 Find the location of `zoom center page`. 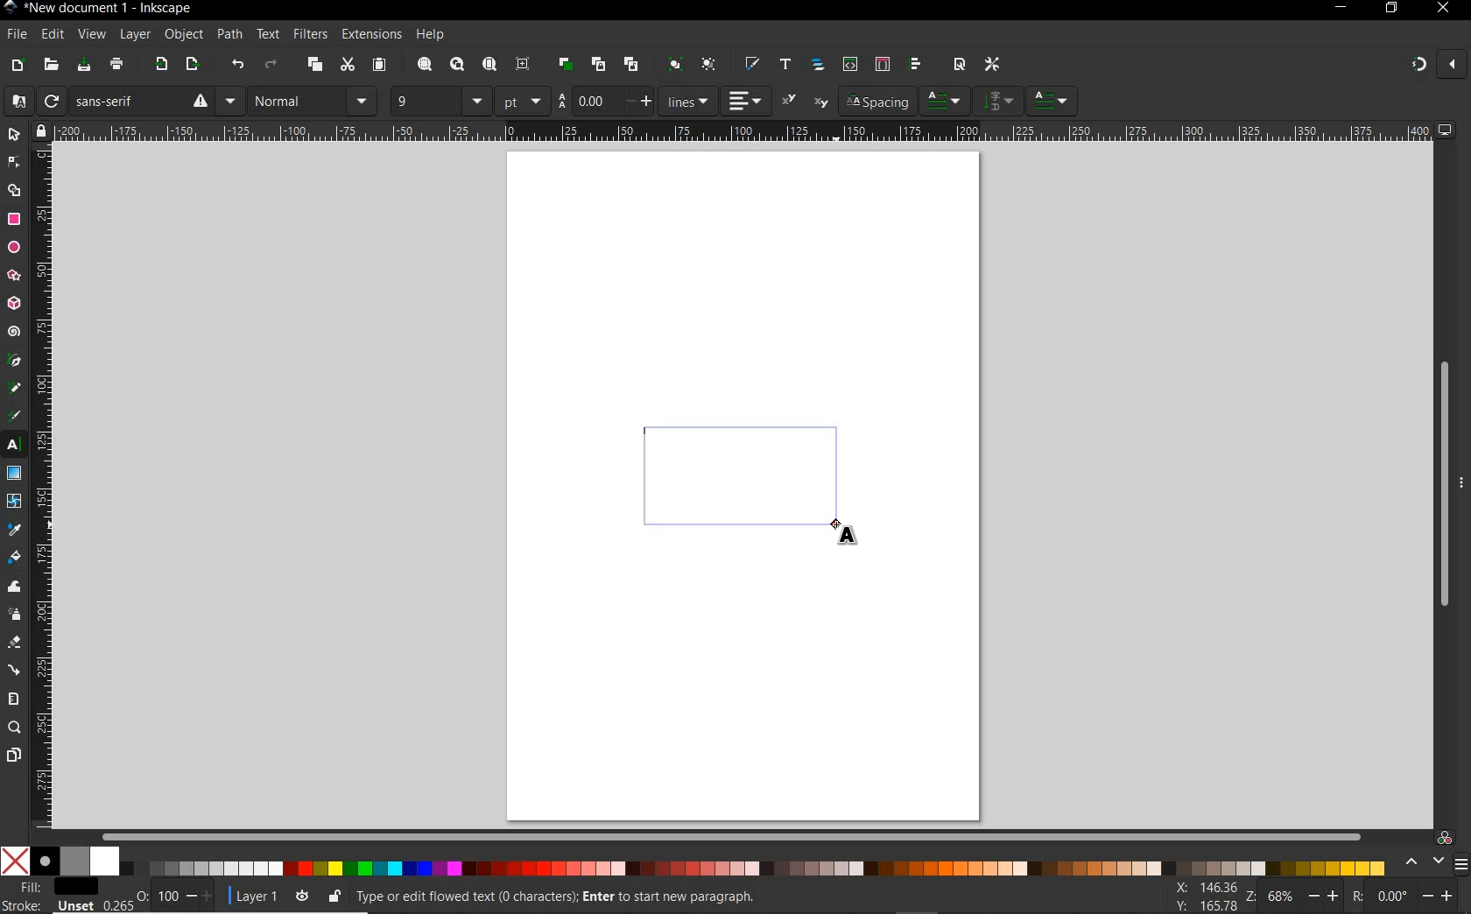

zoom center page is located at coordinates (524, 64).